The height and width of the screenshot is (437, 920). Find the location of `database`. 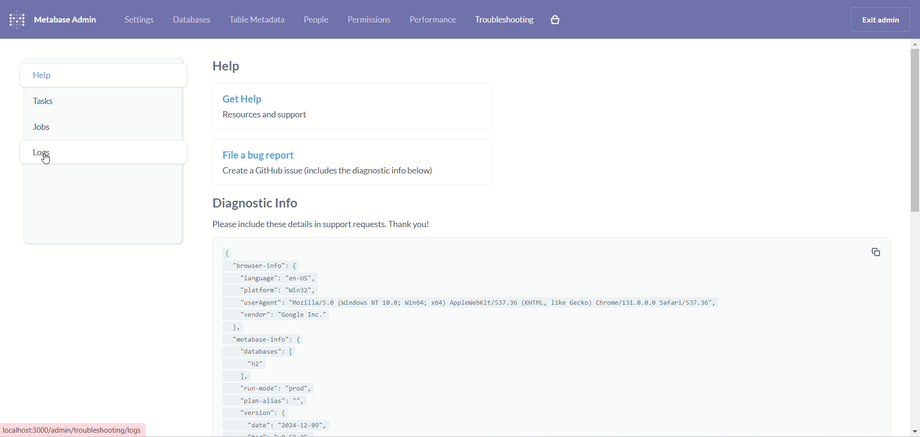

database is located at coordinates (192, 20).